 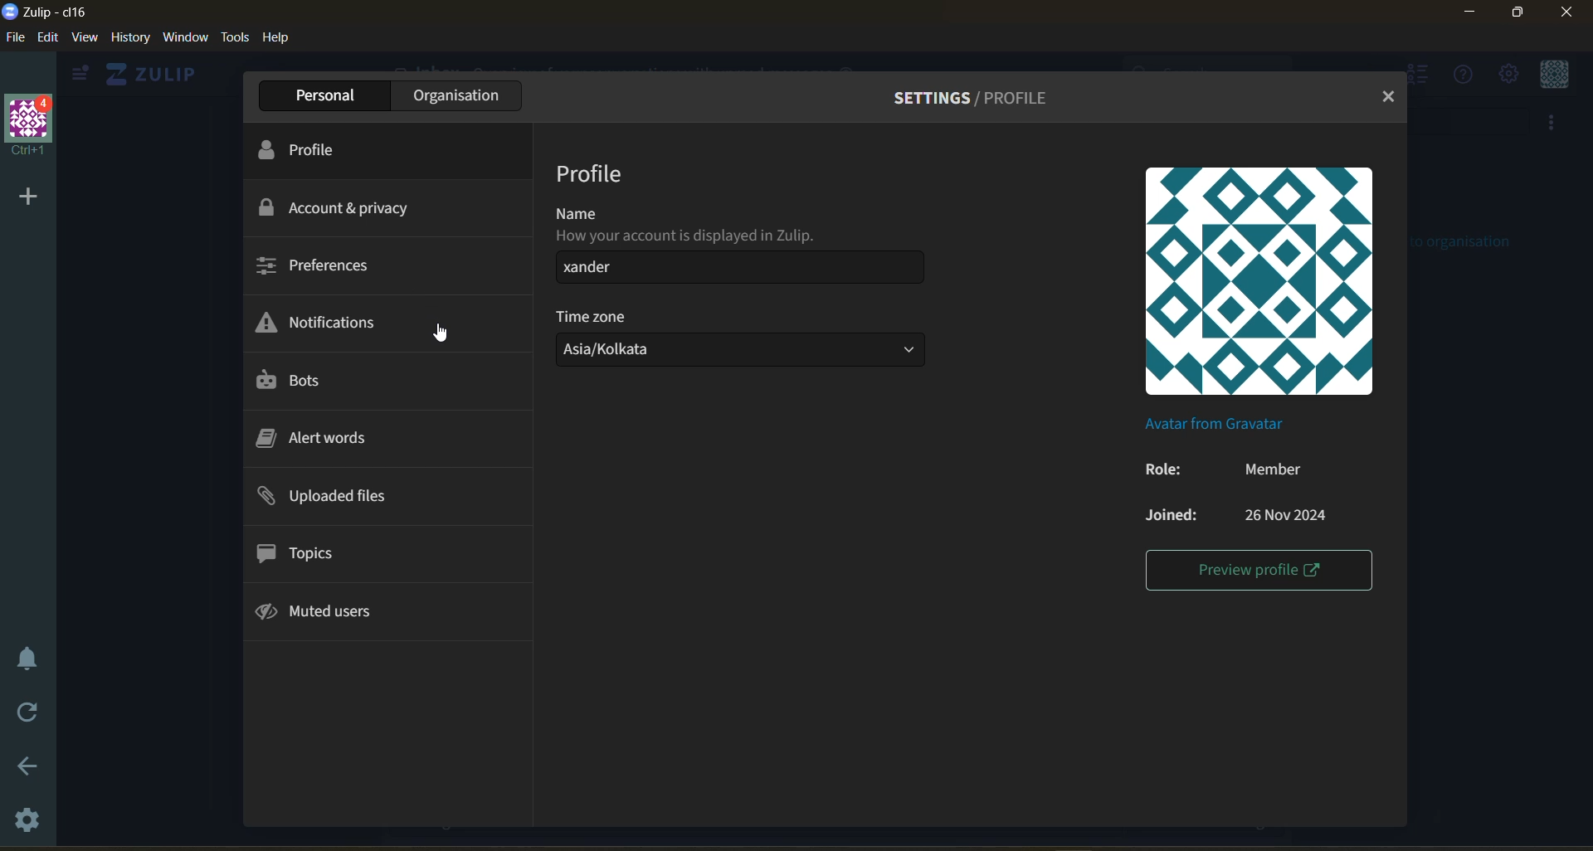 I want to click on close tab, so click(x=1390, y=98).